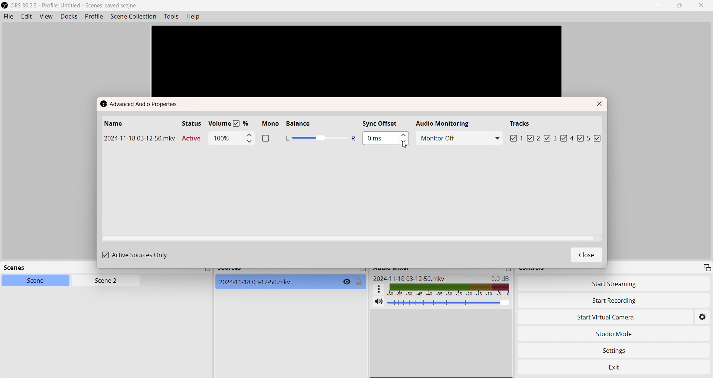 This screenshot has width=713, height=378. What do you see at coordinates (404, 134) in the screenshot?
I see `Increment` at bounding box center [404, 134].